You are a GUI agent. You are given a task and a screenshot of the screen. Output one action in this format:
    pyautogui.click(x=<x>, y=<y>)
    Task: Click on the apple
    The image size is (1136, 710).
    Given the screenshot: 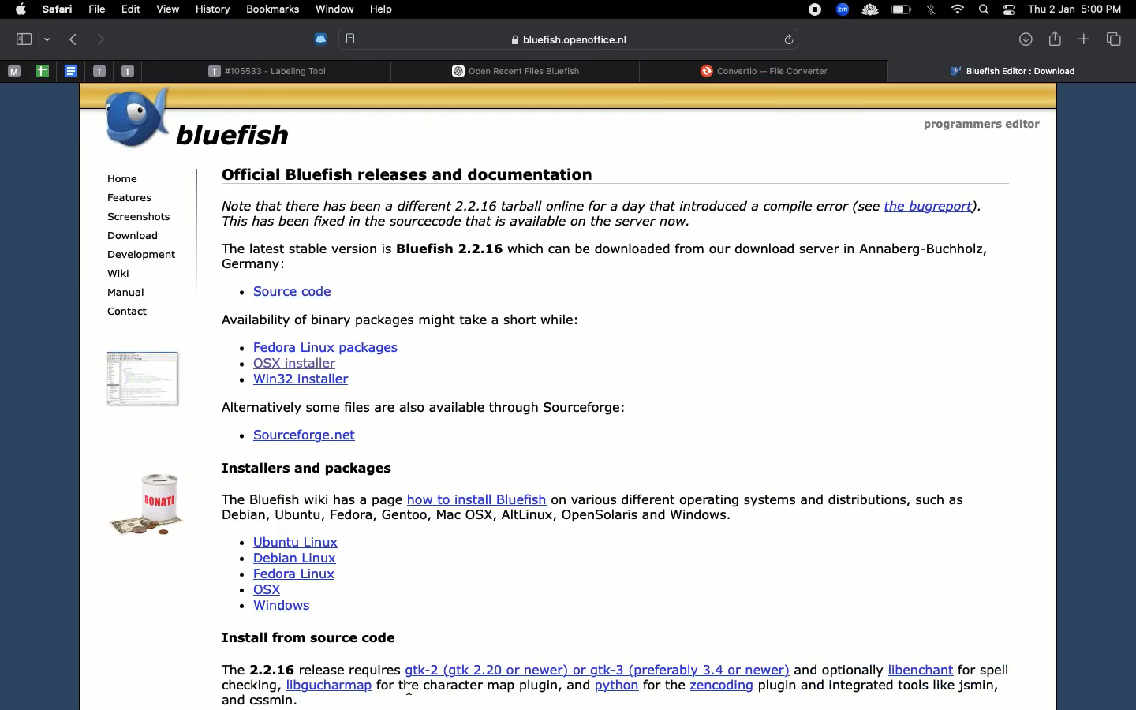 What is the action you would take?
    pyautogui.click(x=20, y=8)
    